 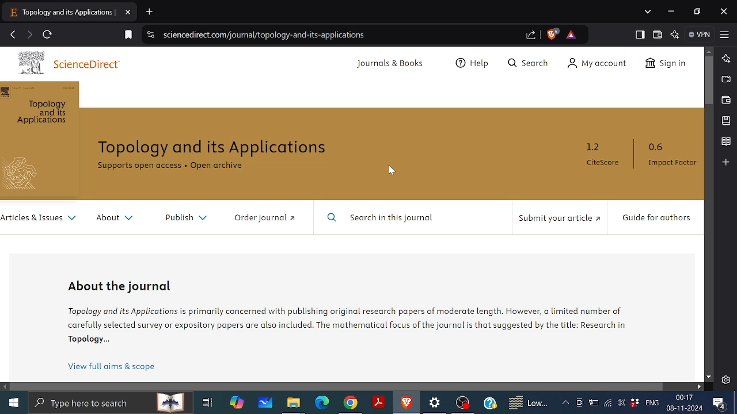 What do you see at coordinates (725, 142) in the screenshot?
I see `Reading list` at bounding box center [725, 142].